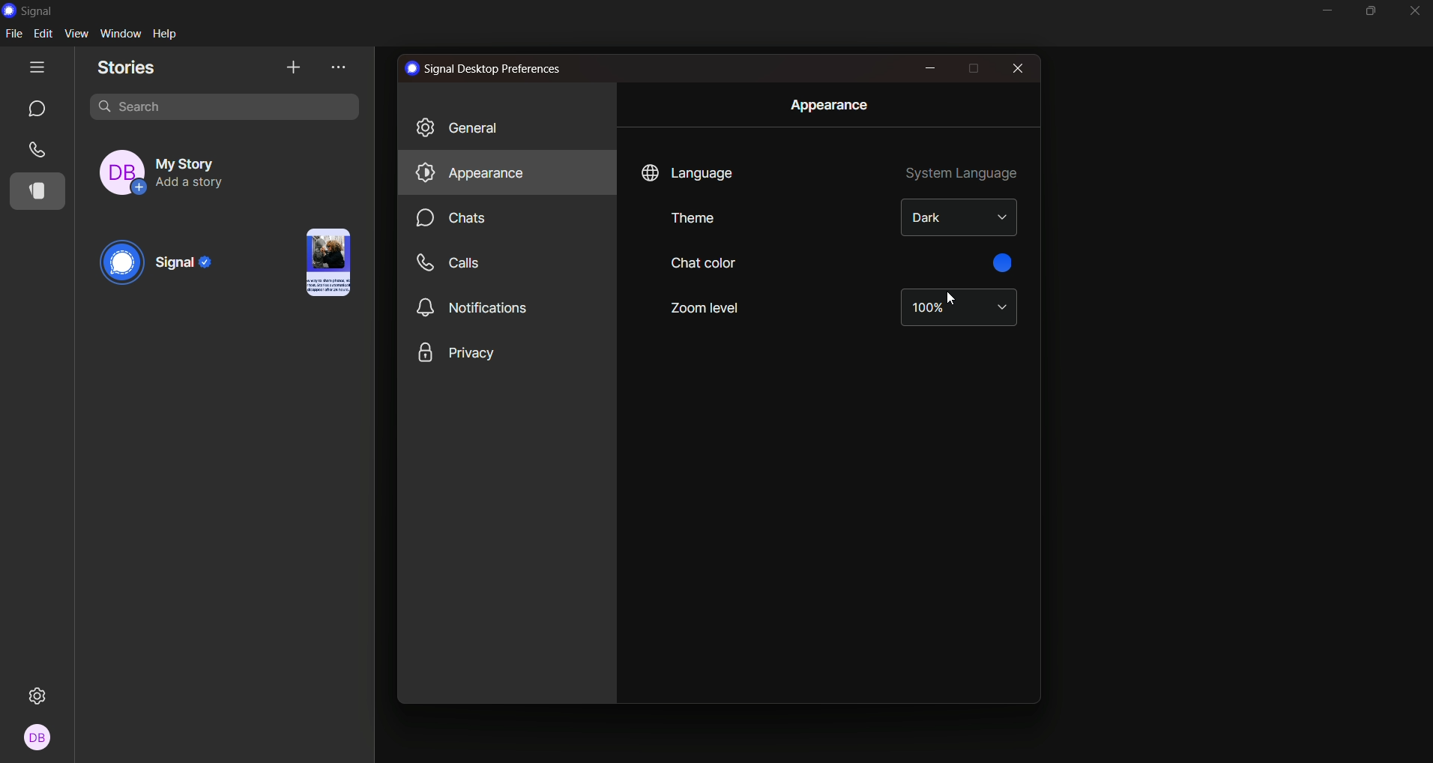 The width and height of the screenshot is (1433, 763). I want to click on stories, so click(42, 190).